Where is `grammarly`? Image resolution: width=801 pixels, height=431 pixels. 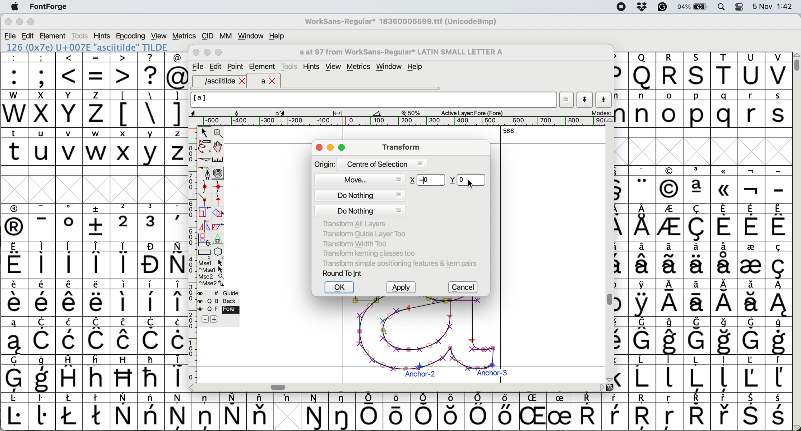 grammarly is located at coordinates (662, 8).